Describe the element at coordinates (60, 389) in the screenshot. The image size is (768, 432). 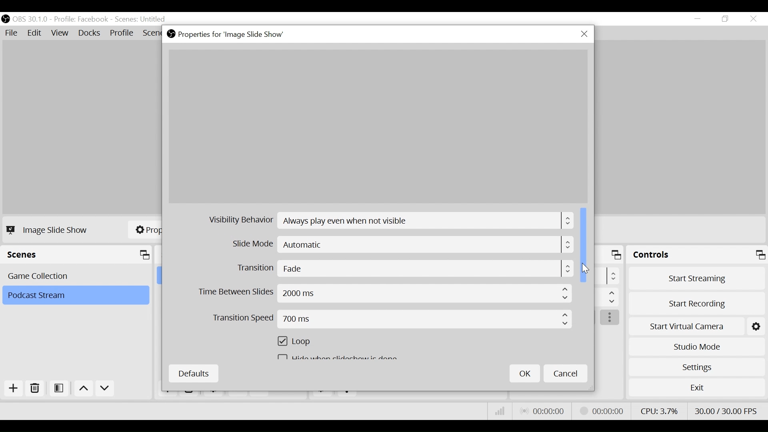
I see `Open Scene Filter` at that location.